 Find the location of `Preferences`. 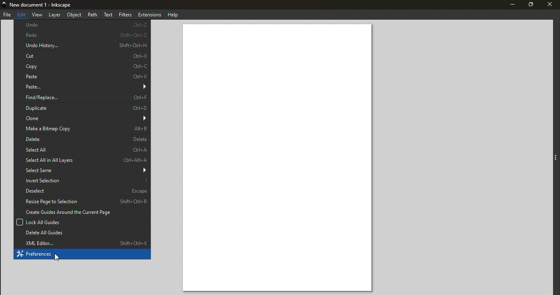

Preferences is located at coordinates (82, 255).